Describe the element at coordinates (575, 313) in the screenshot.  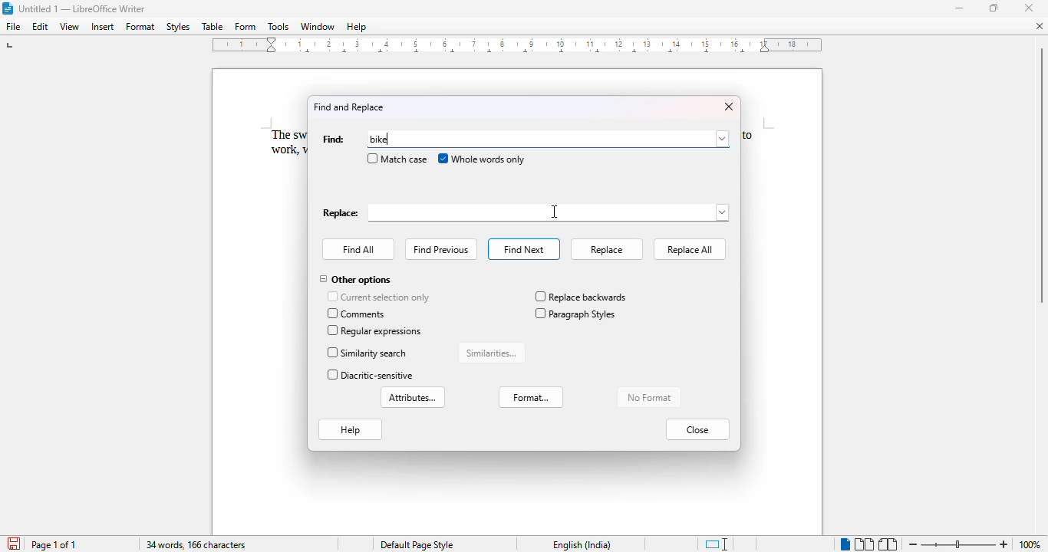
I see `paragraph styles` at that location.